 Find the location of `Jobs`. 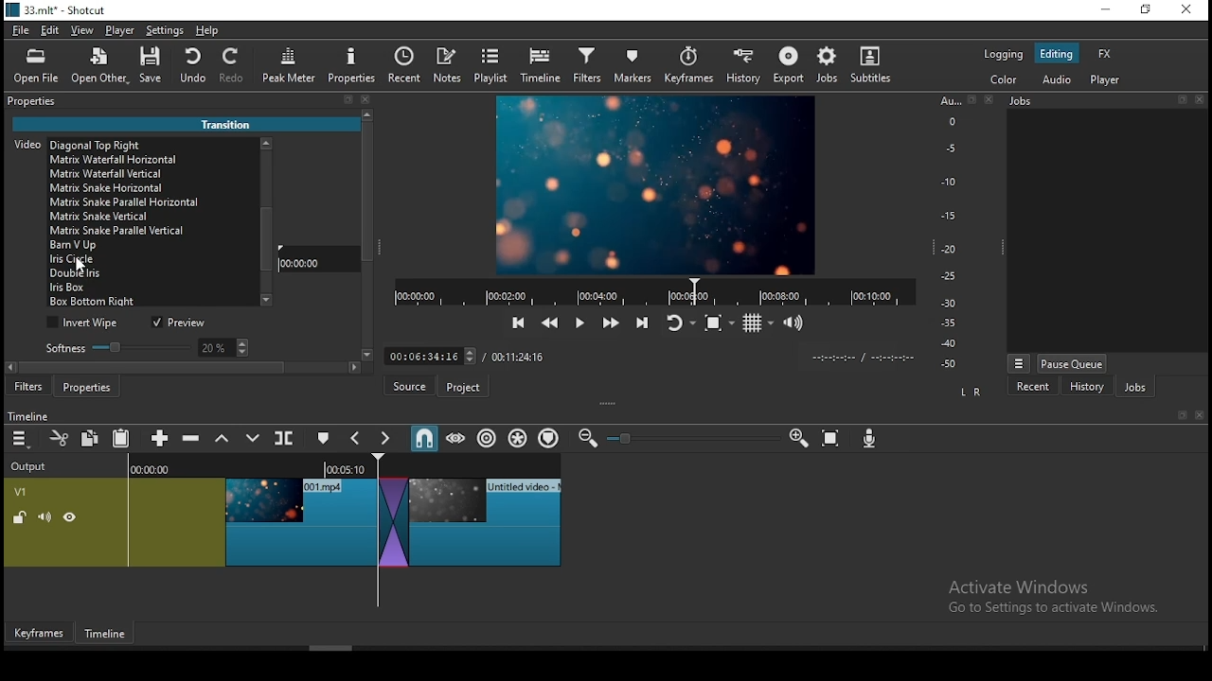

Jobs is located at coordinates (1028, 104).